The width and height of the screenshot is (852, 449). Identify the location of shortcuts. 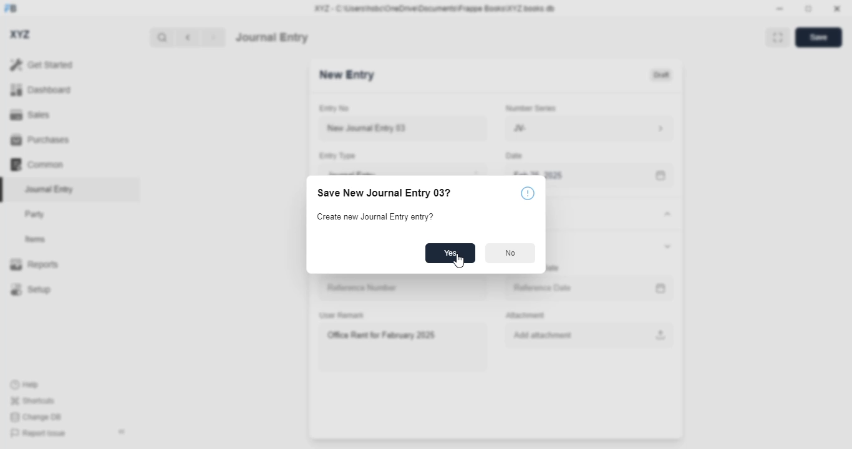
(32, 400).